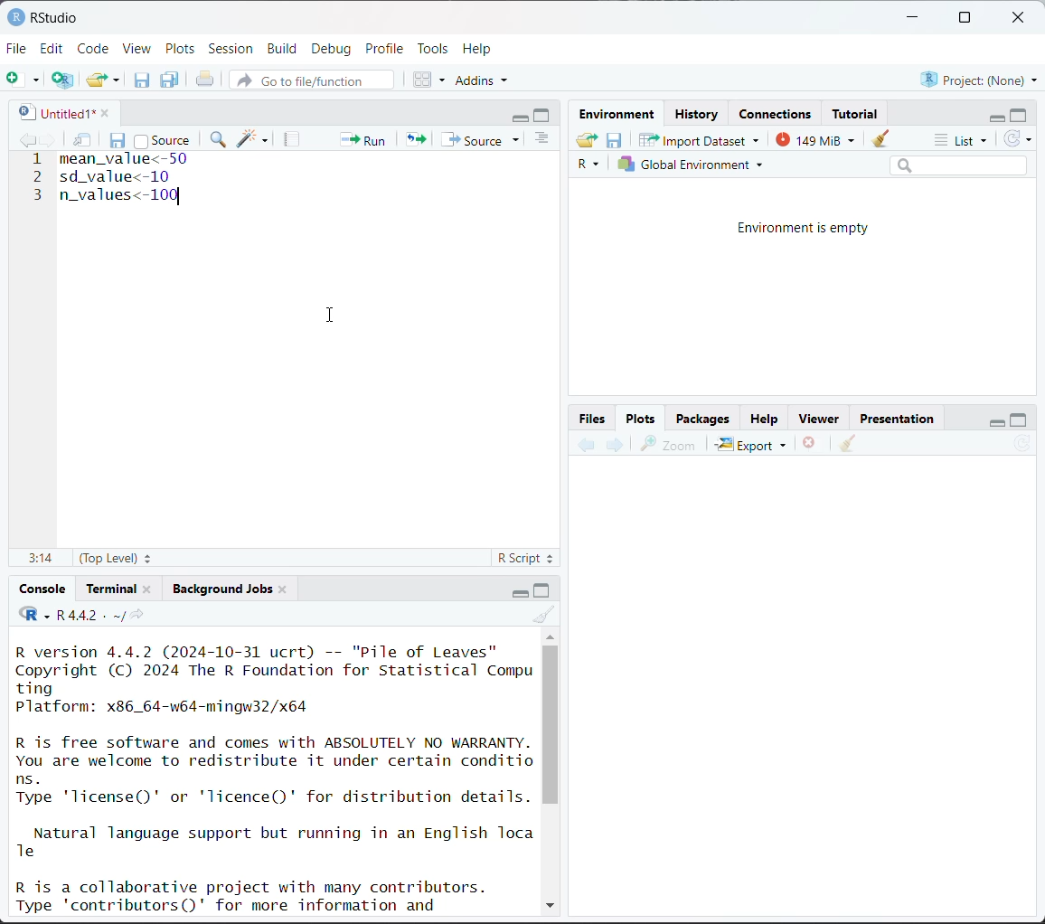 This screenshot has width=1045, height=924. Describe the element at coordinates (641, 417) in the screenshot. I see `Plots` at that location.